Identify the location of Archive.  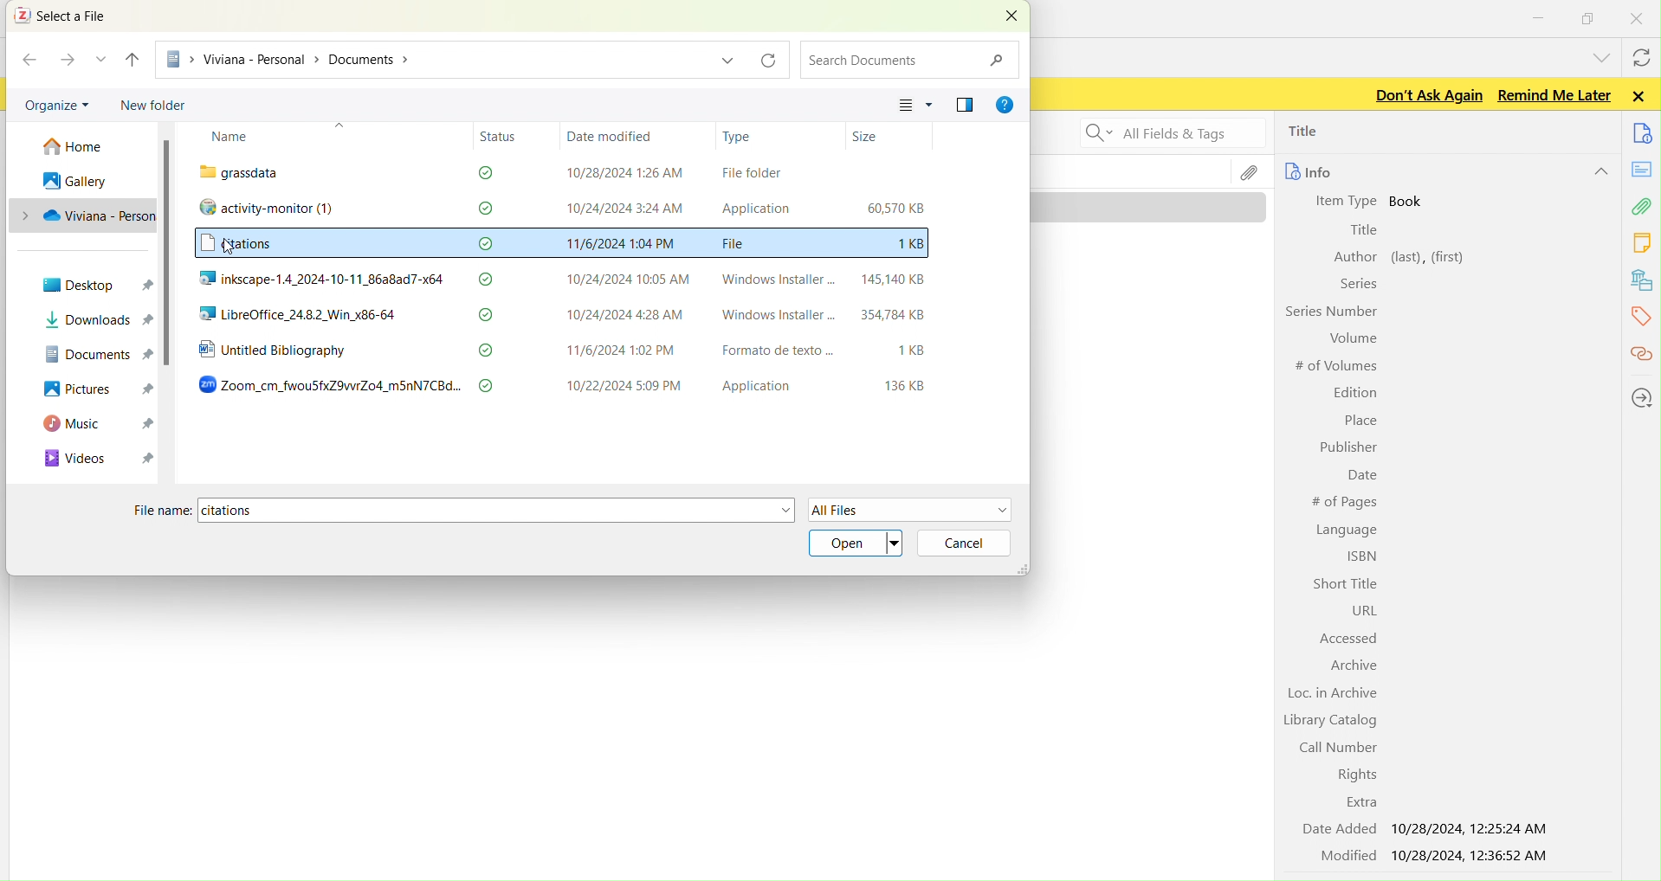
(1354, 665).